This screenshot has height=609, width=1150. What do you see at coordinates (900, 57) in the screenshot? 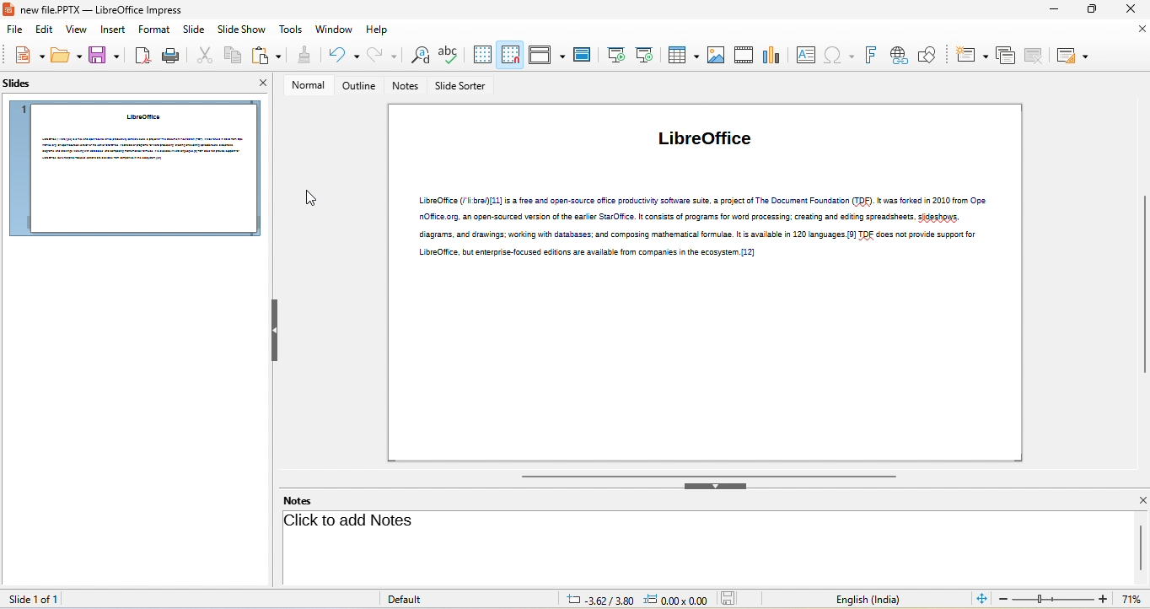
I see `hyperlink` at bounding box center [900, 57].